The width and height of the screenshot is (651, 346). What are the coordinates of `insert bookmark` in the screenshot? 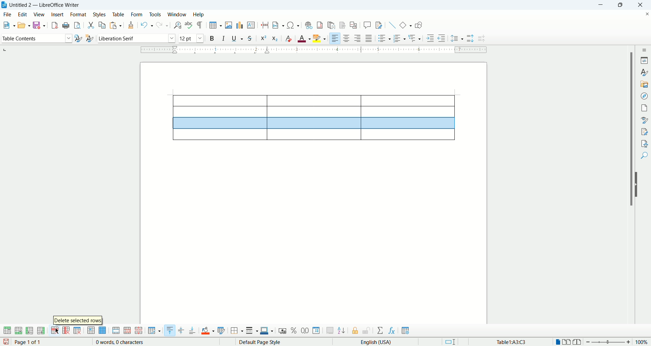 It's located at (342, 25).